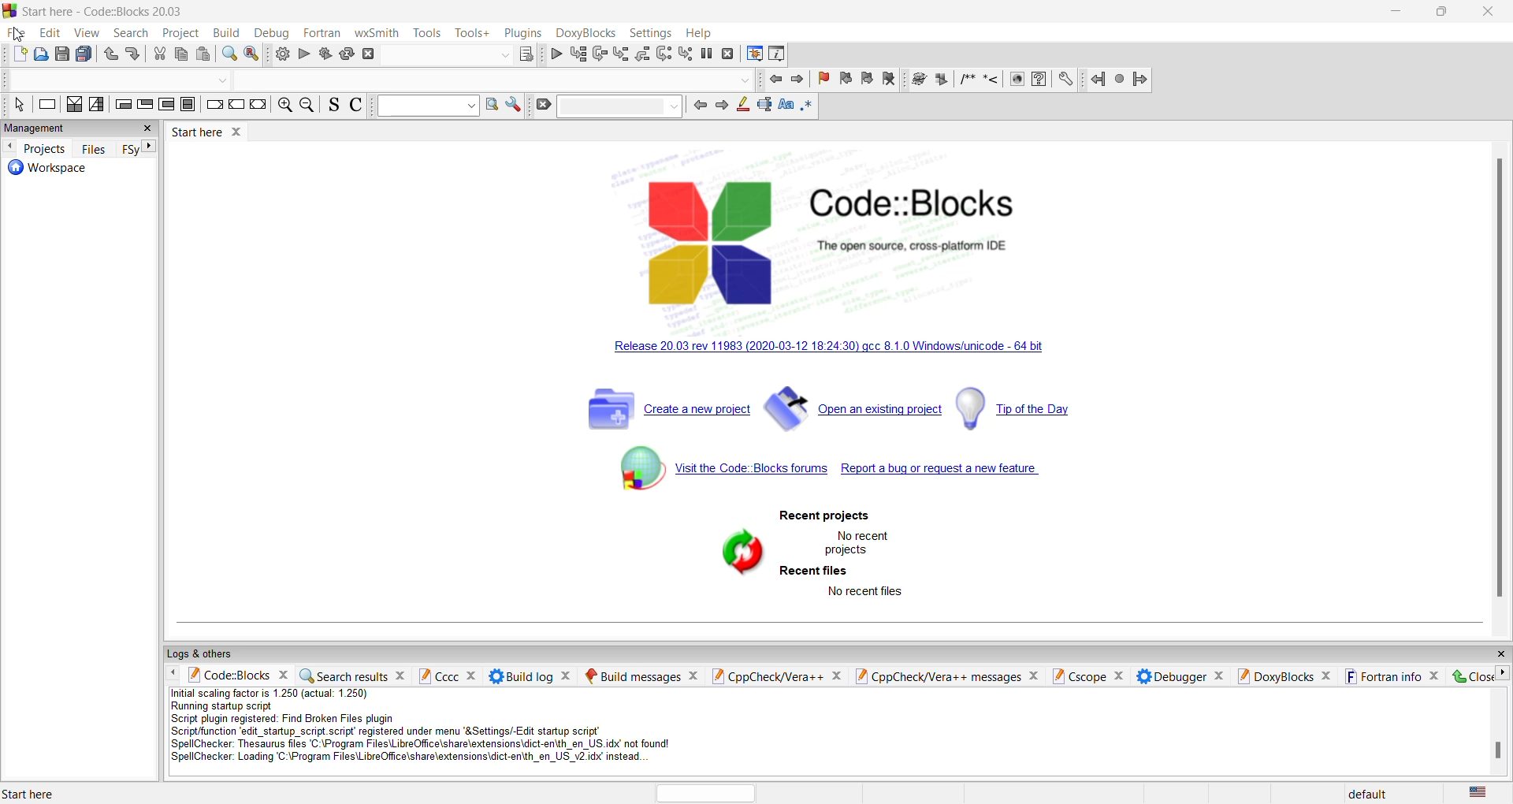 The image size is (1513, 804). What do you see at coordinates (743, 80) in the screenshot?
I see `not clickable dropdown` at bounding box center [743, 80].